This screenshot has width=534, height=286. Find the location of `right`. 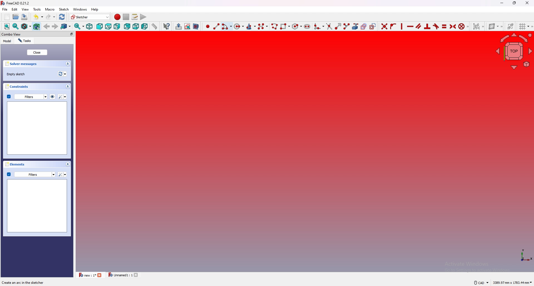

right is located at coordinates (117, 26).